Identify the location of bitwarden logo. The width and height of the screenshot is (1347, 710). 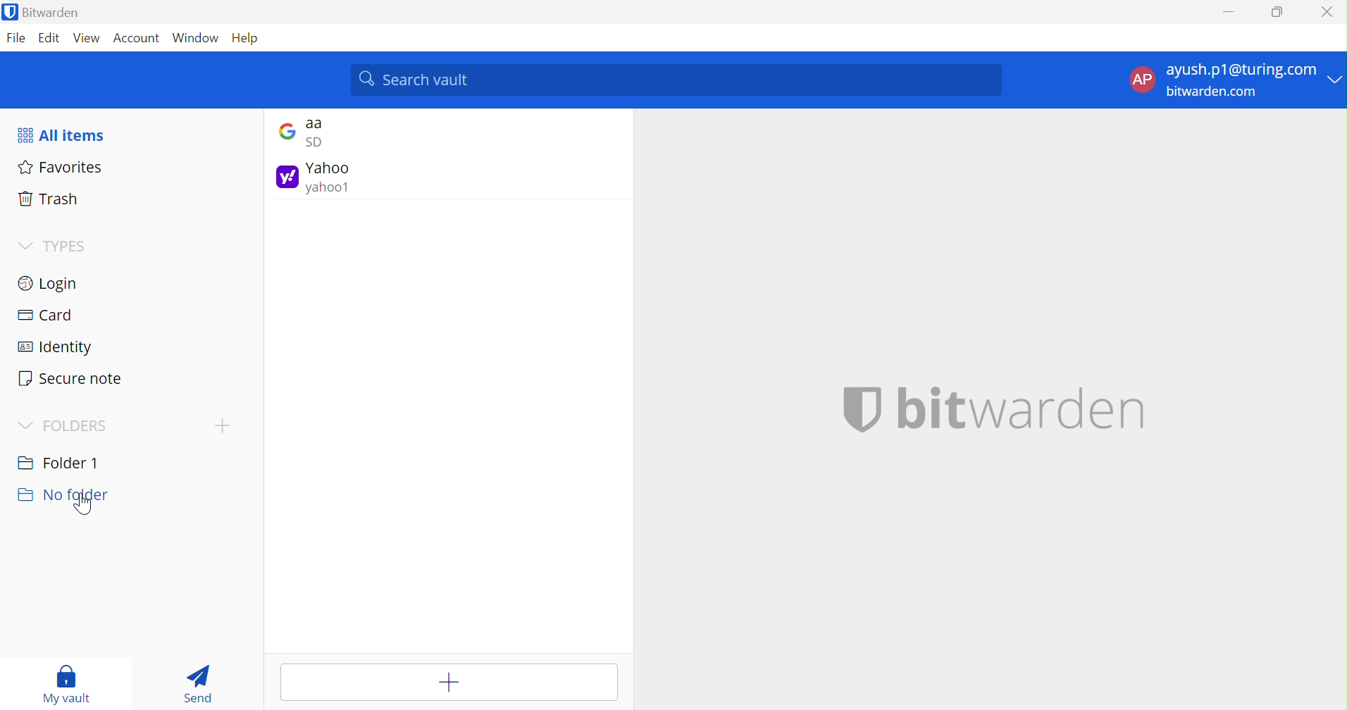
(857, 410).